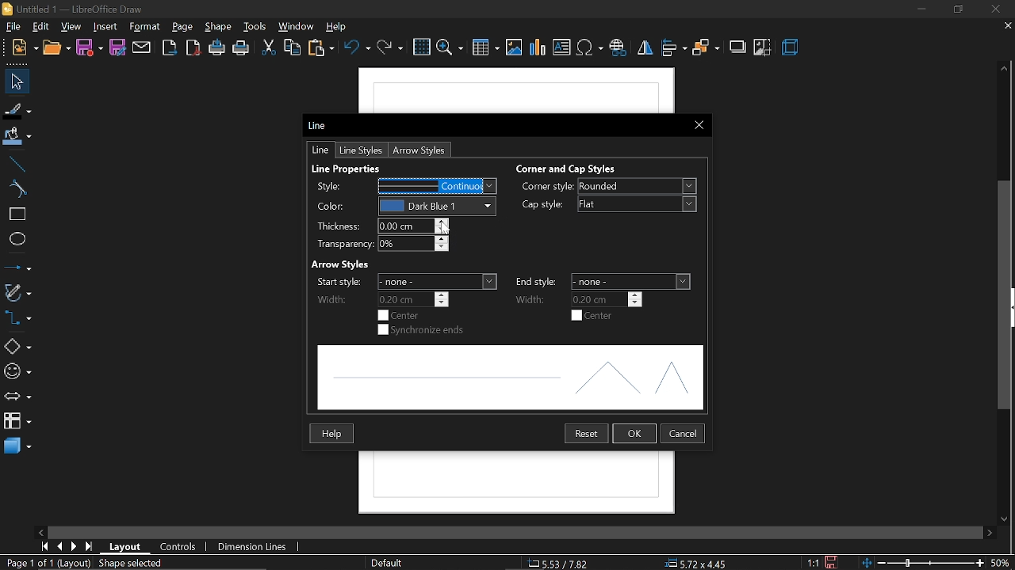  Describe the element at coordinates (15, 420) in the screenshot. I see `flowchart` at that location.